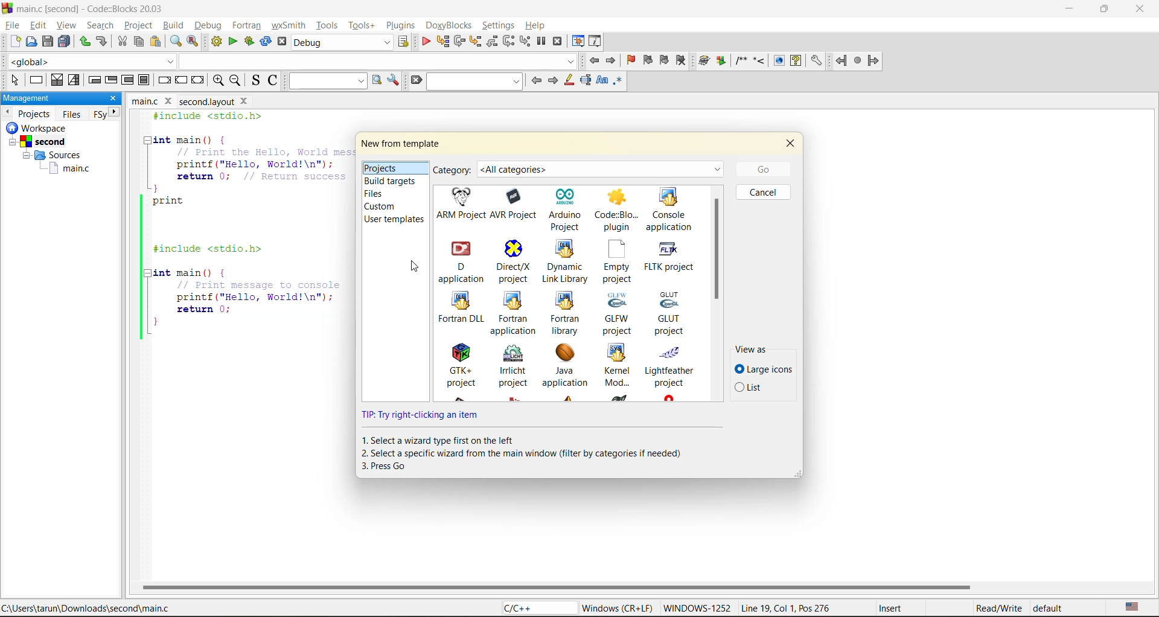 This screenshot has width=1159, height=617. I want to click on instruction, so click(35, 81).